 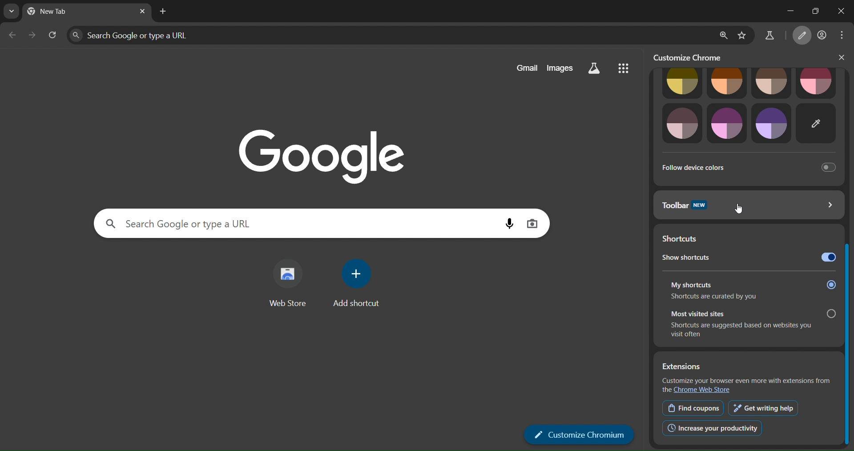 I want to click on theme, so click(x=772, y=82).